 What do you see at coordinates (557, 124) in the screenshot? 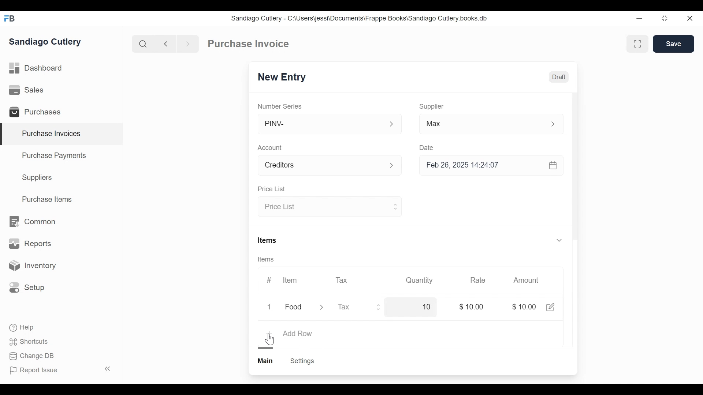
I see `Expand` at bounding box center [557, 124].